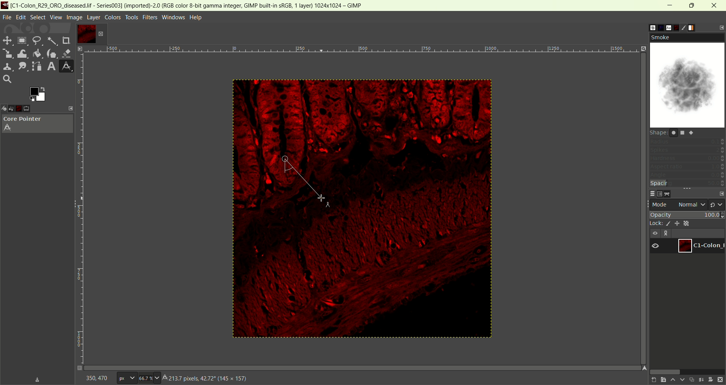 The height and width of the screenshot is (385, 726). I want to click on Horizontal scroll bar, so click(371, 367).